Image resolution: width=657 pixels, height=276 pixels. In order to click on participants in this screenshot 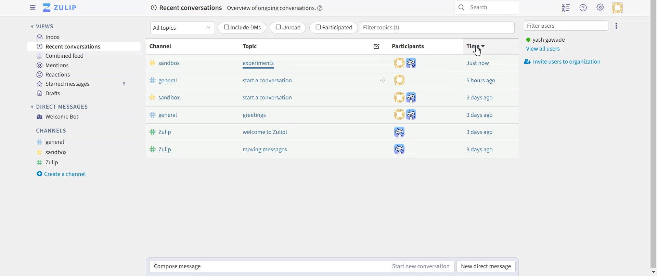, I will do `click(403, 114)`.